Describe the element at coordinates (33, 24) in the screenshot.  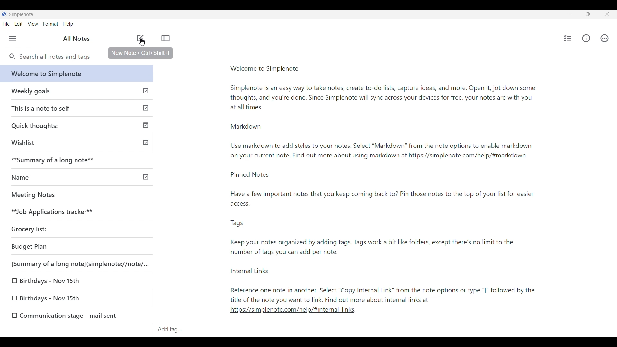
I see `View menu` at that location.